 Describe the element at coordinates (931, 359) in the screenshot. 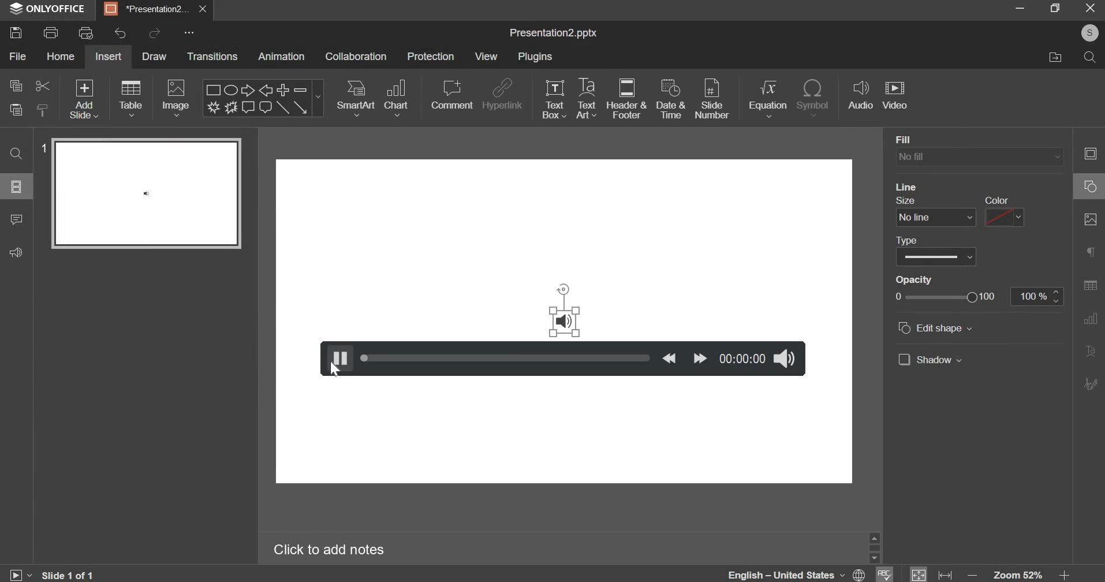

I see `shadow` at that location.